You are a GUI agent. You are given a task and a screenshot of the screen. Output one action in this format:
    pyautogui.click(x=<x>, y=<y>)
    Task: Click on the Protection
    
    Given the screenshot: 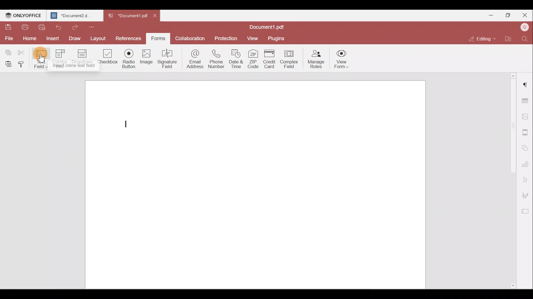 What is the action you would take?
    pyautogui.click(x=228, y=38)
    